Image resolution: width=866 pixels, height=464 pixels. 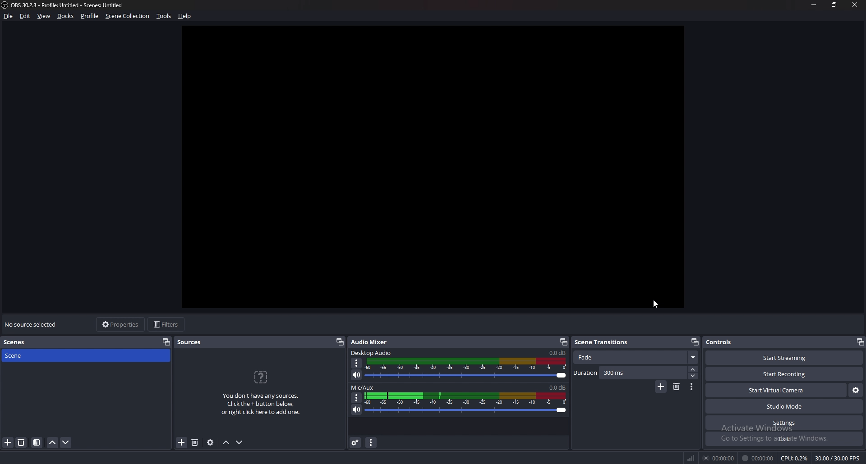 What do you see at coordinates (606, 341) in the screenshot?
I see `scene transitions` at bounding box center [606, 341].